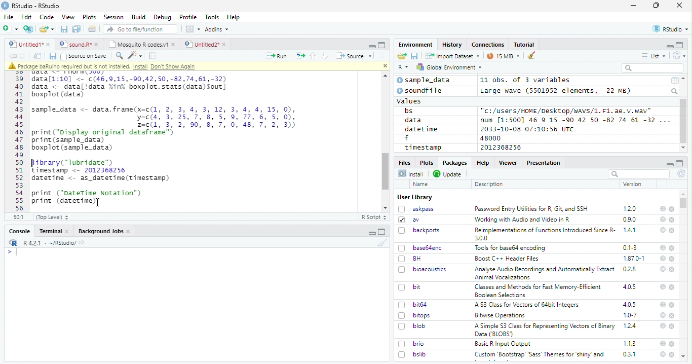 The image size is (692, 364). Describe the element at coordinates (217, 29) in the screenshot. I see `Addins` at that location.